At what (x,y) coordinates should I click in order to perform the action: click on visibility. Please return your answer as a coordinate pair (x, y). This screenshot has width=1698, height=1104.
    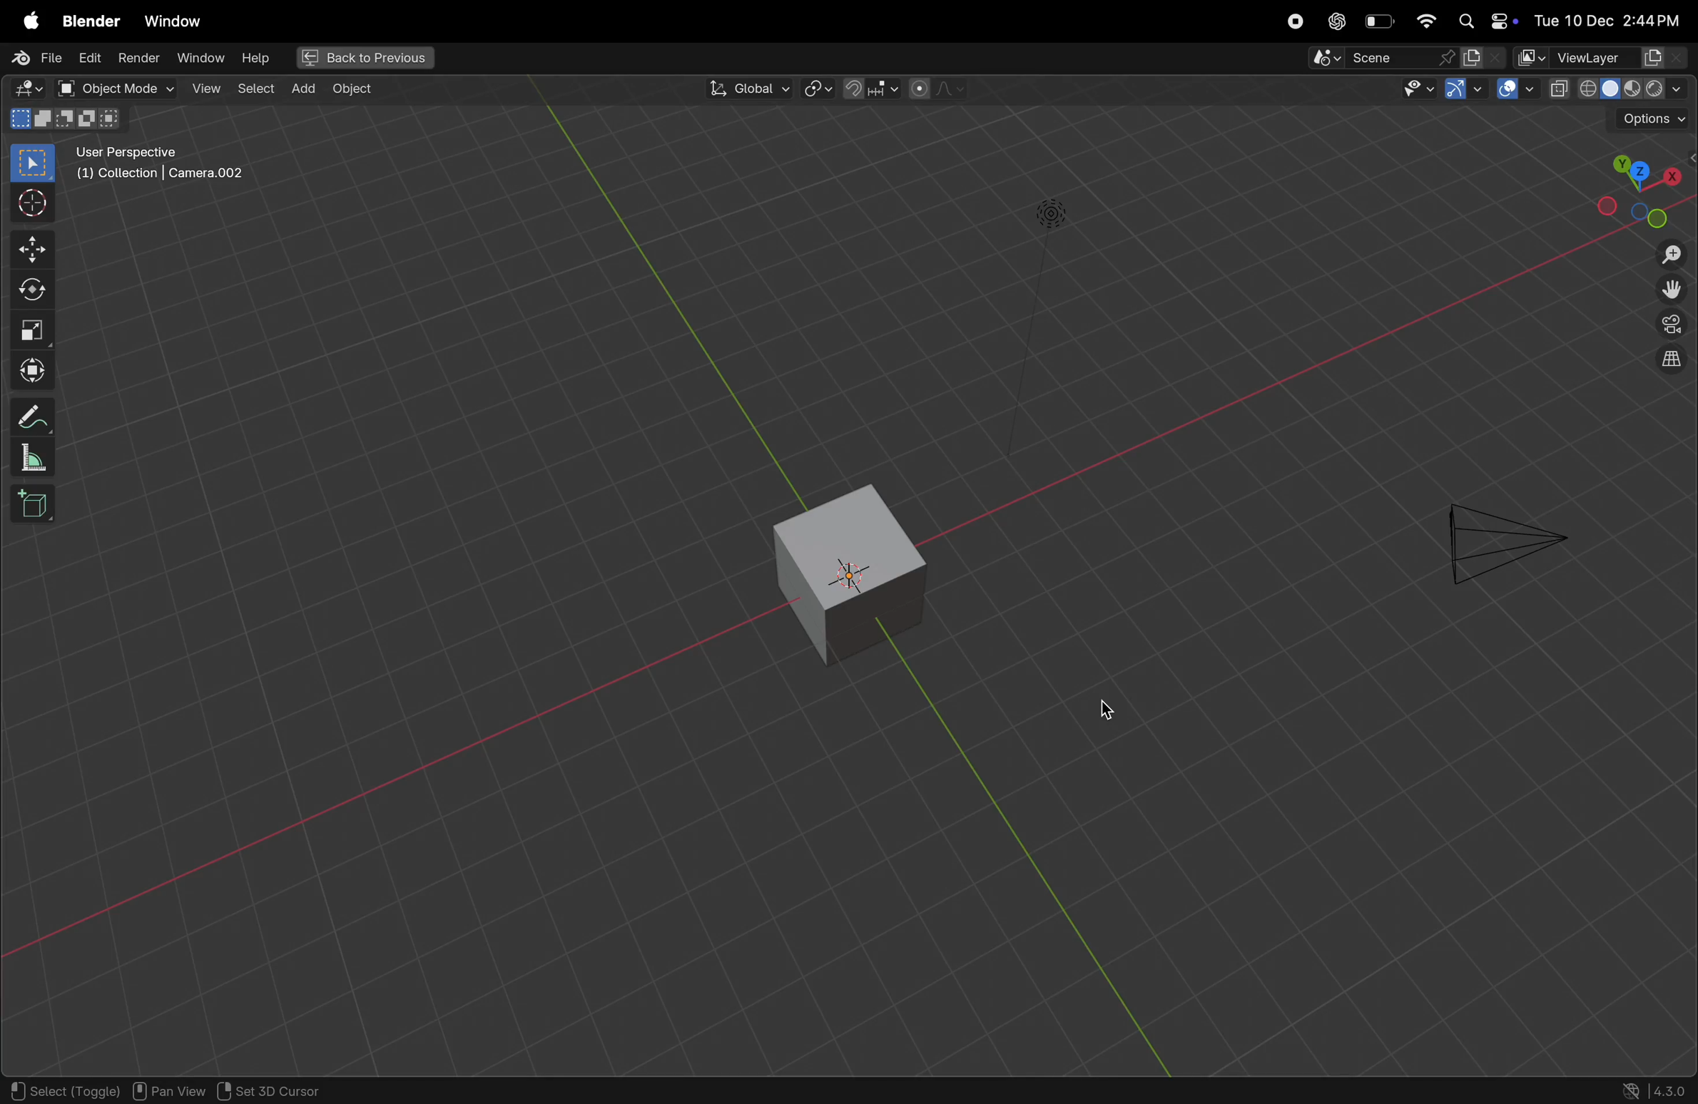
    Looking at the image, I should click on (1417, 92).